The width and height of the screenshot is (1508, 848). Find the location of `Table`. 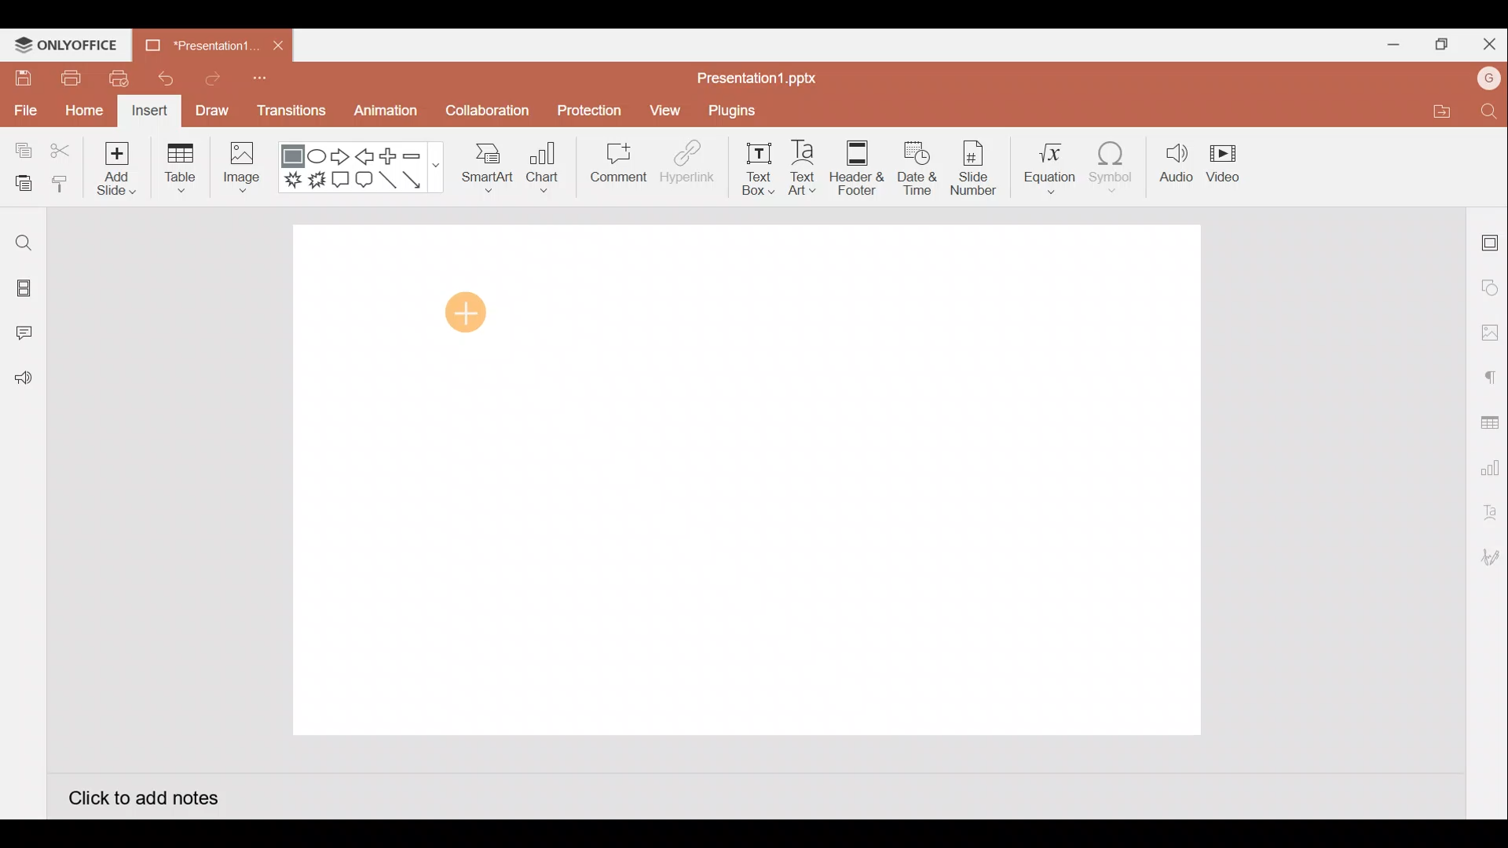

Table is located at coordinates (182, 170).